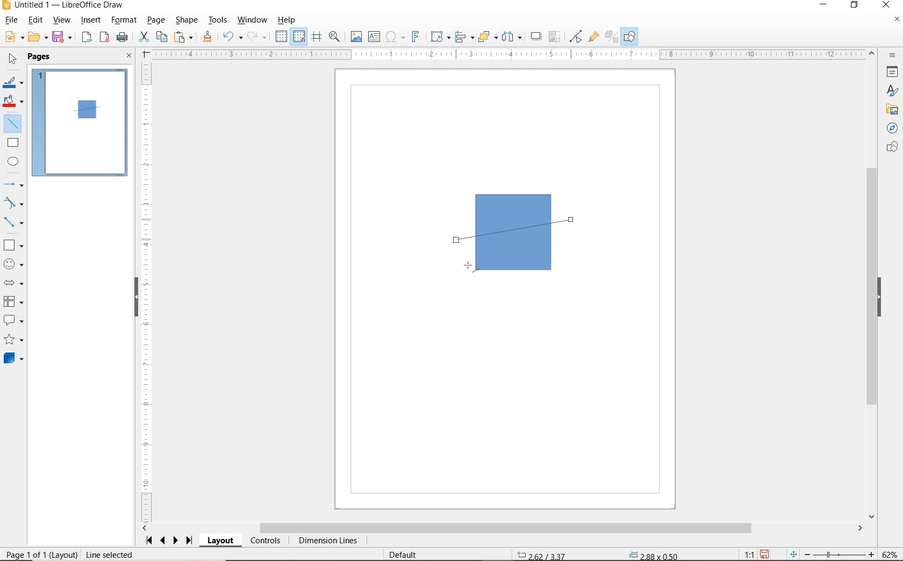 The width and height of the screenshot is (903, 561). I want to click on FLOWCHART, so click(16, 301).